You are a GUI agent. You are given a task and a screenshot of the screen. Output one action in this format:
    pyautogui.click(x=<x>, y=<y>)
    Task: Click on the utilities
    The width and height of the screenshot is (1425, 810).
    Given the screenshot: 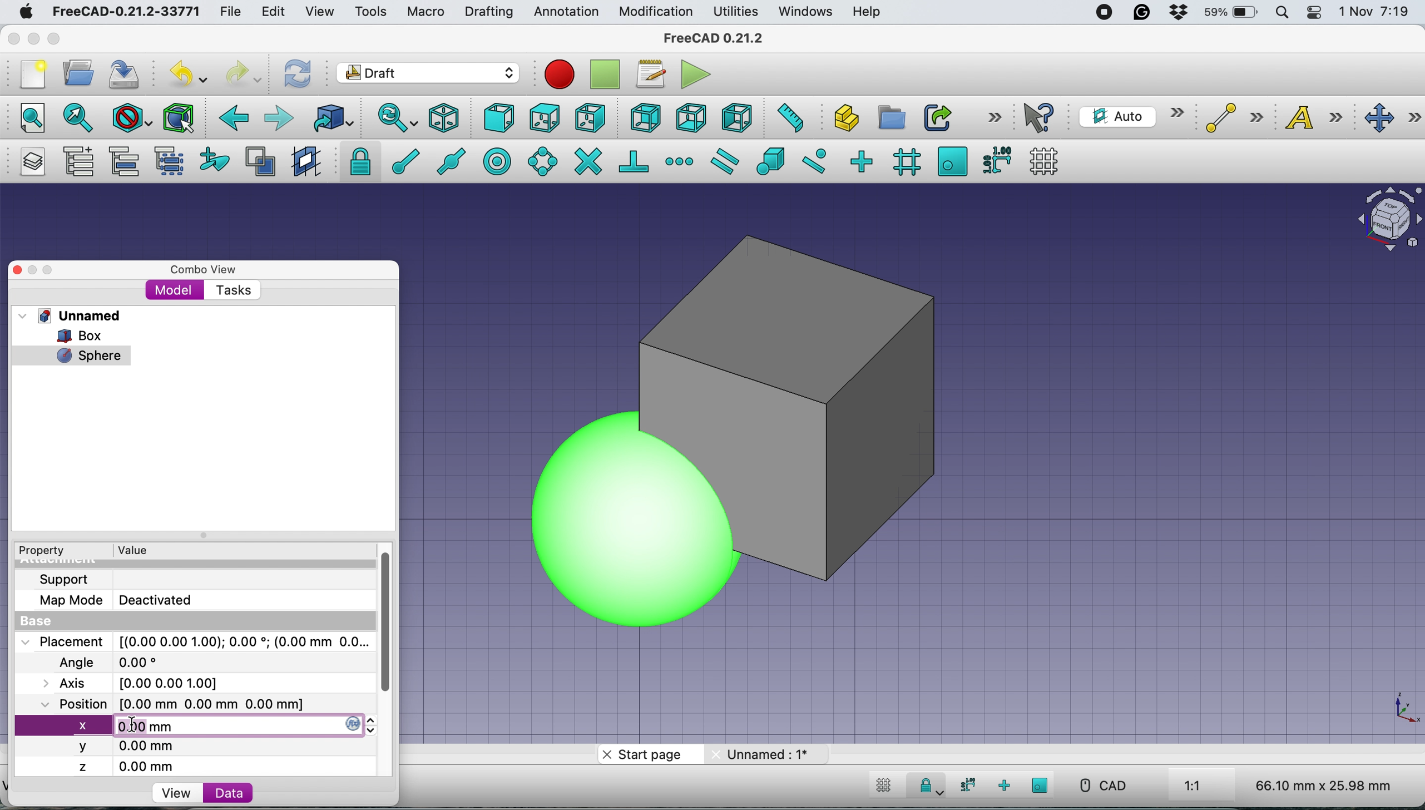 What is the action you would take?
    pyautogui.click(x=737, y=12)
    